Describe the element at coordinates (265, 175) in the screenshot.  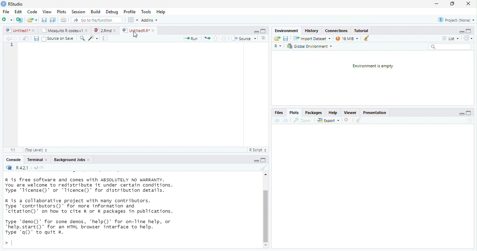
I see `scrollbar up` at that location.